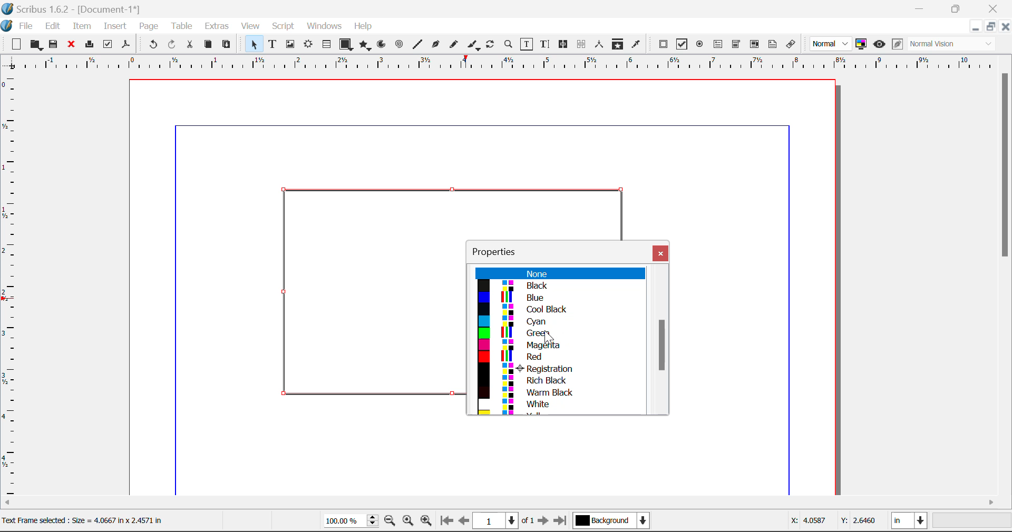  I want to click on Registration, so click(558, 368).